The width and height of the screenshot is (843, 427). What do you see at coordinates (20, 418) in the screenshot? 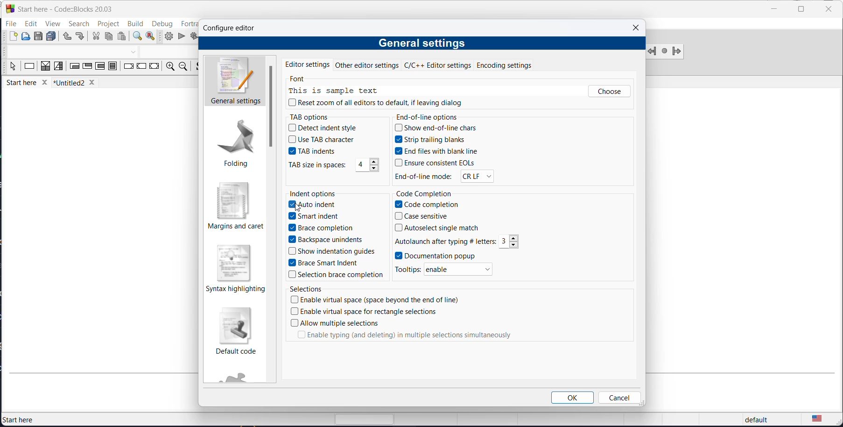
I see `start here` at bounding box center [20, 418].